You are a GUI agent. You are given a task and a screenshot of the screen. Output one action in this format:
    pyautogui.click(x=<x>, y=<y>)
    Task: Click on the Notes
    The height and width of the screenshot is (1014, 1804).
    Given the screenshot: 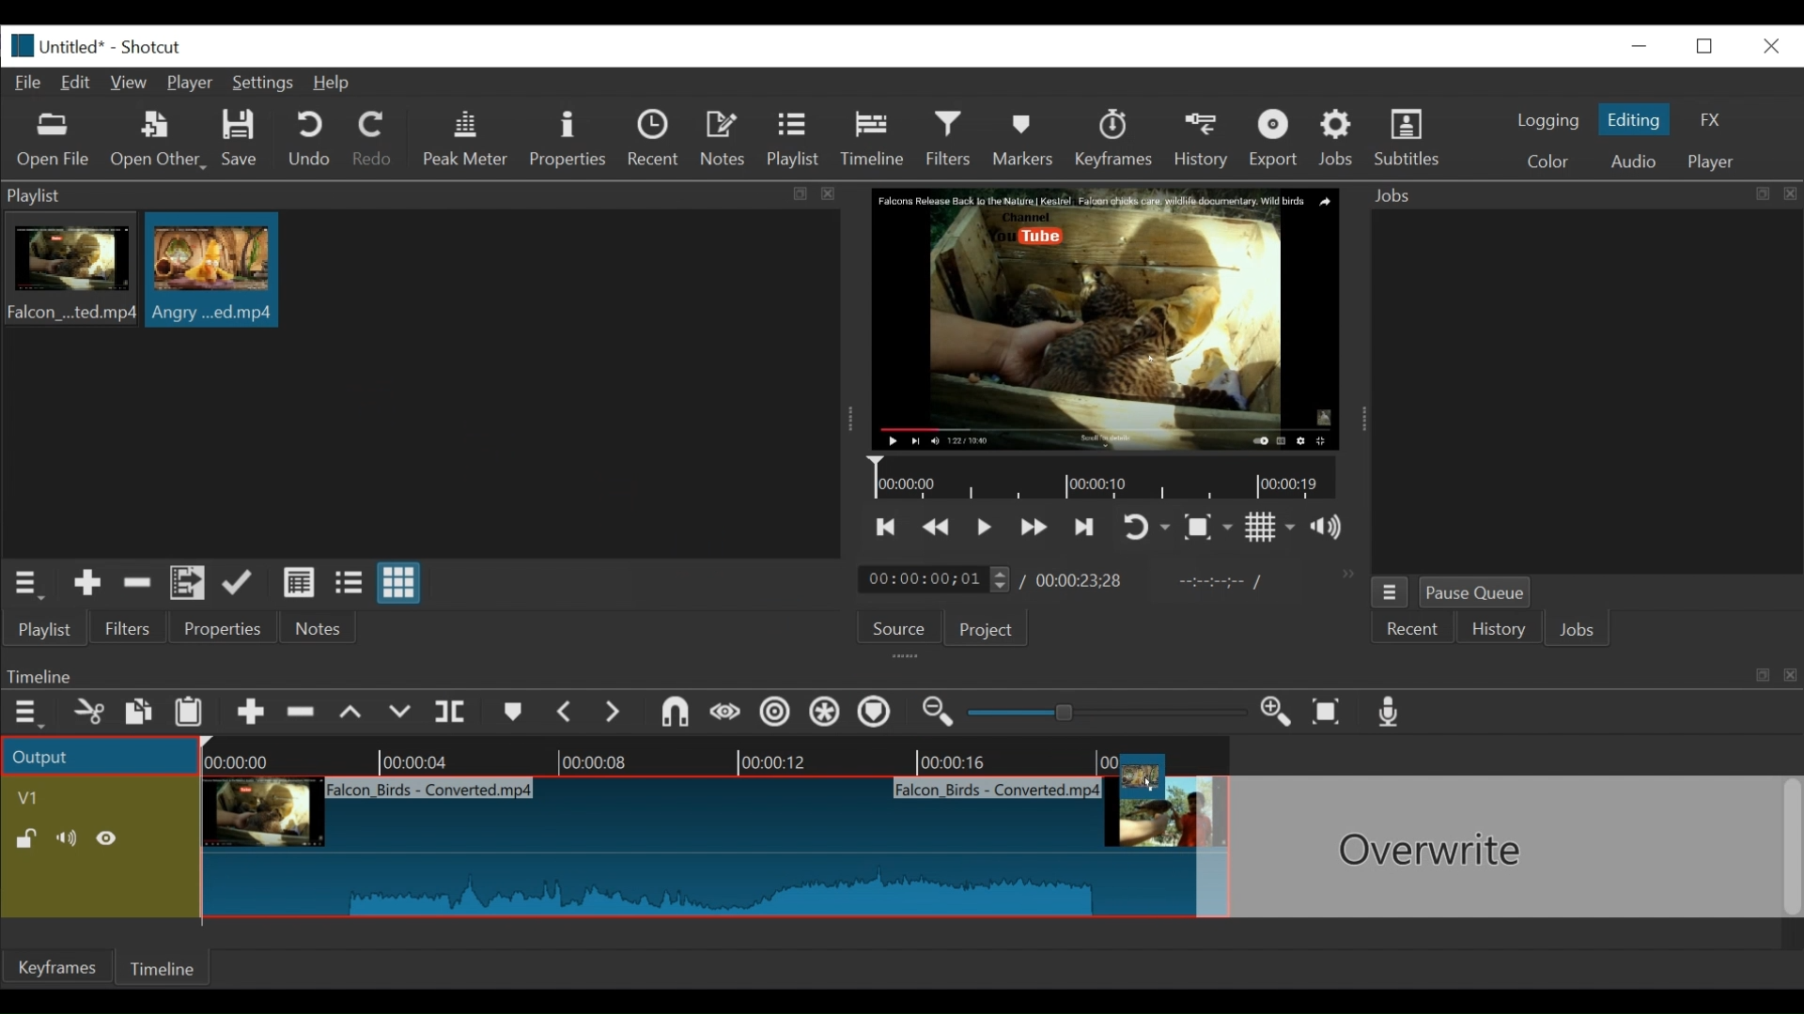 What is the action you would take?
    pyautogui.click(x=726, y=139)
    